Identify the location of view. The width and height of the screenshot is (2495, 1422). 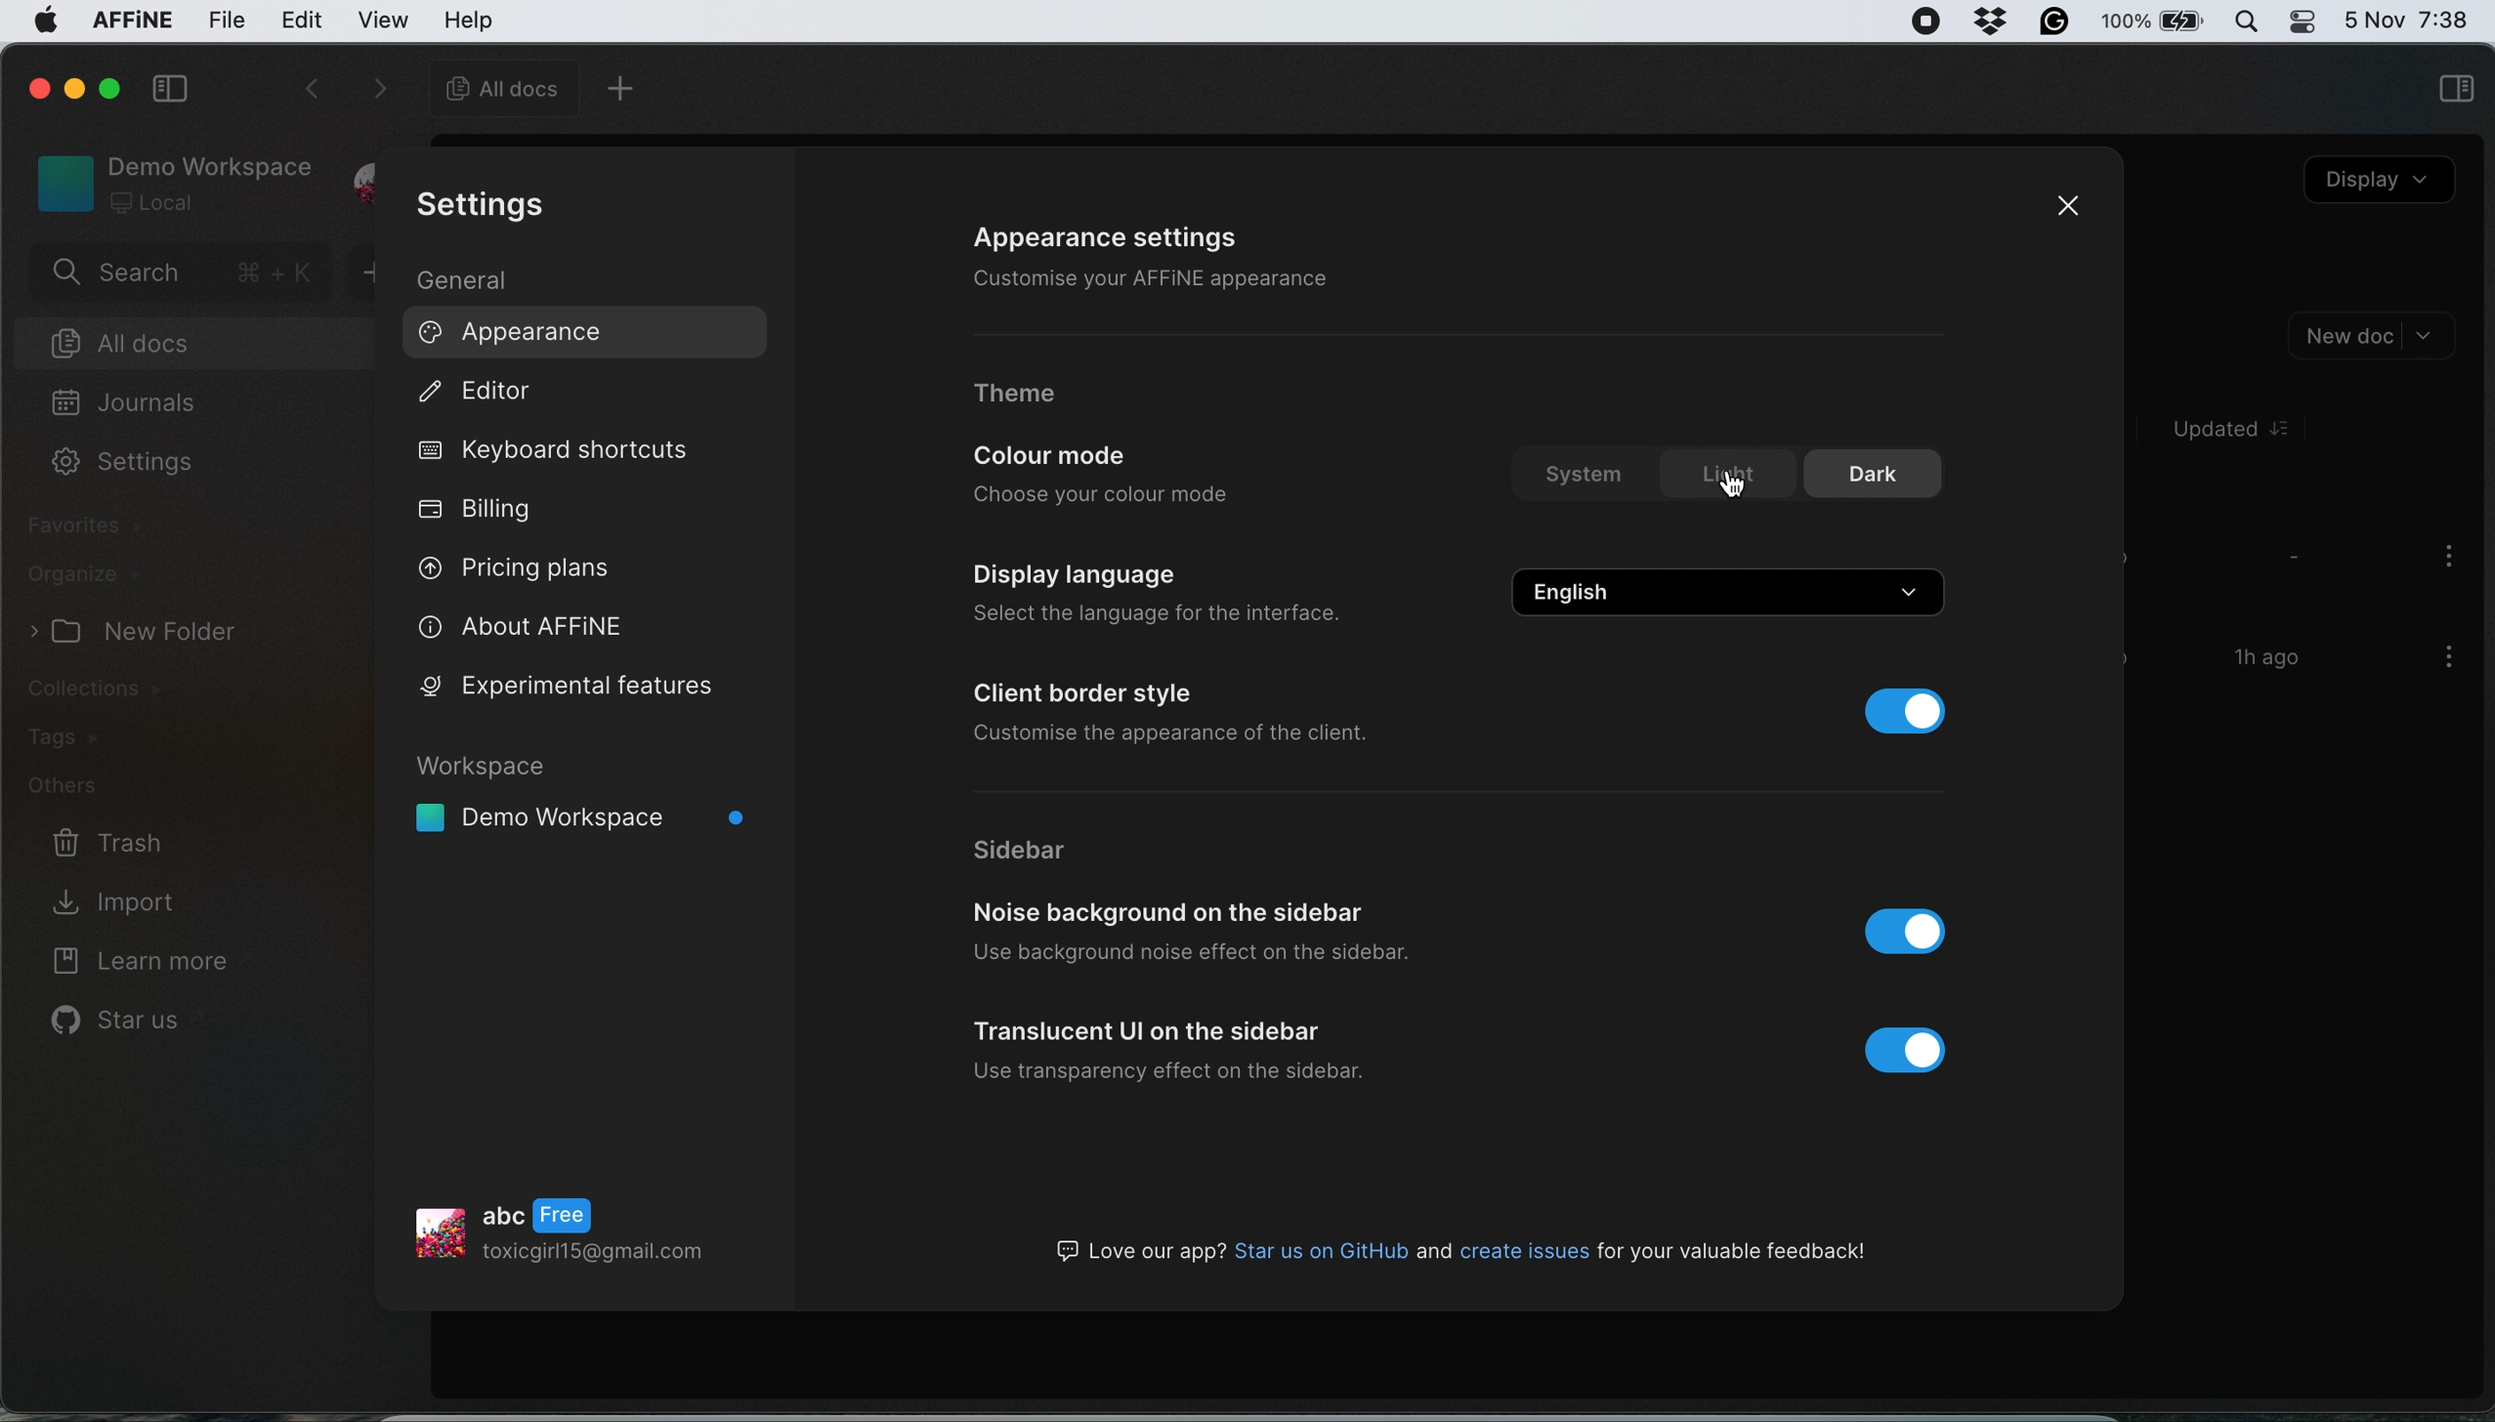
(386, 21).